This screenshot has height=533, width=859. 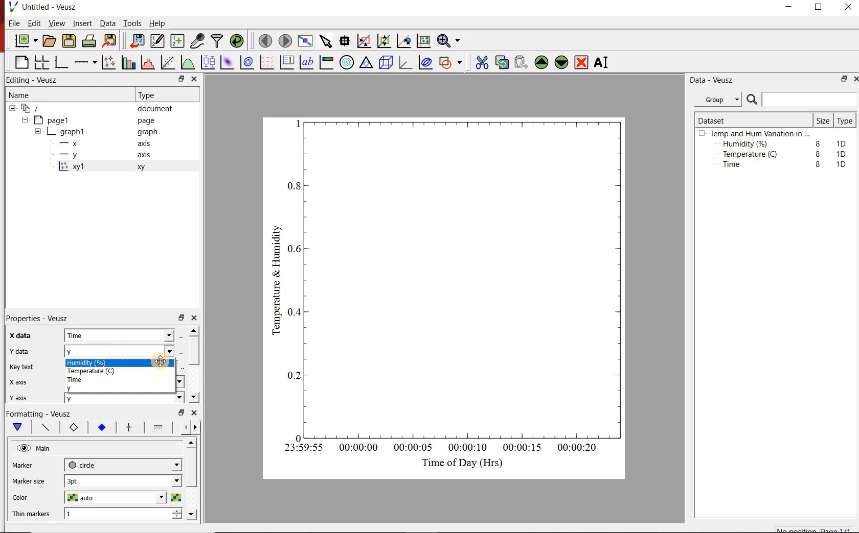 What do you see at coordinates (144, 169) in the screenshot?
I see `xy` at bounding box center [144, 169].